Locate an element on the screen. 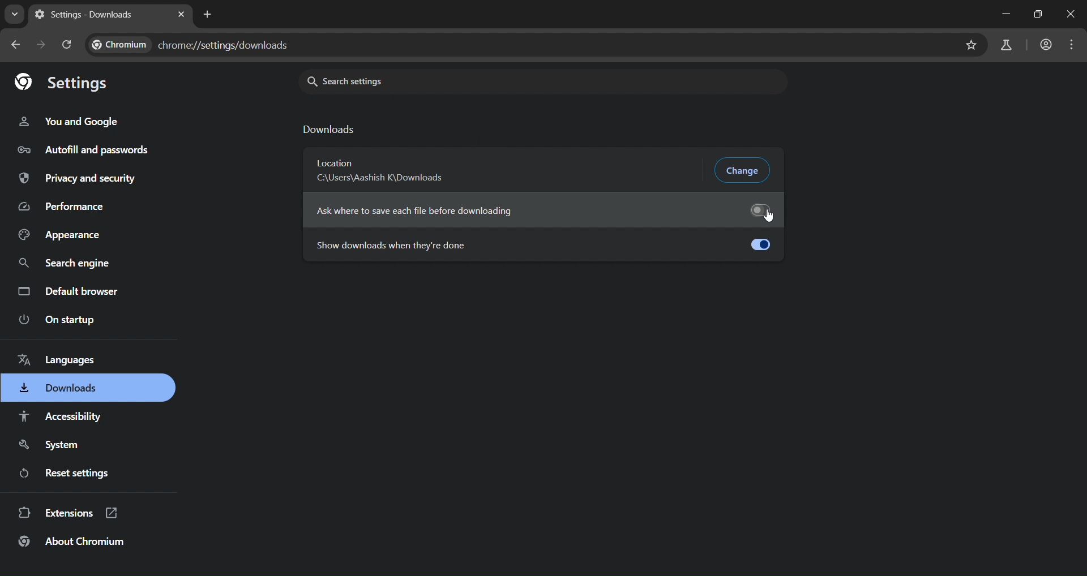 The height and width of the screenshot is (576, 1087). search tabs is located at coordinates (12, 14).